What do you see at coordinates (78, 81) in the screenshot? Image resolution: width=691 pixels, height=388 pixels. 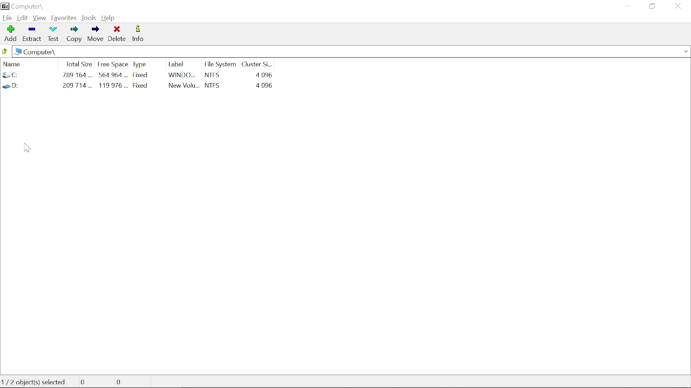 I see `789164 ...209714...` at bounding box center [78, 81].